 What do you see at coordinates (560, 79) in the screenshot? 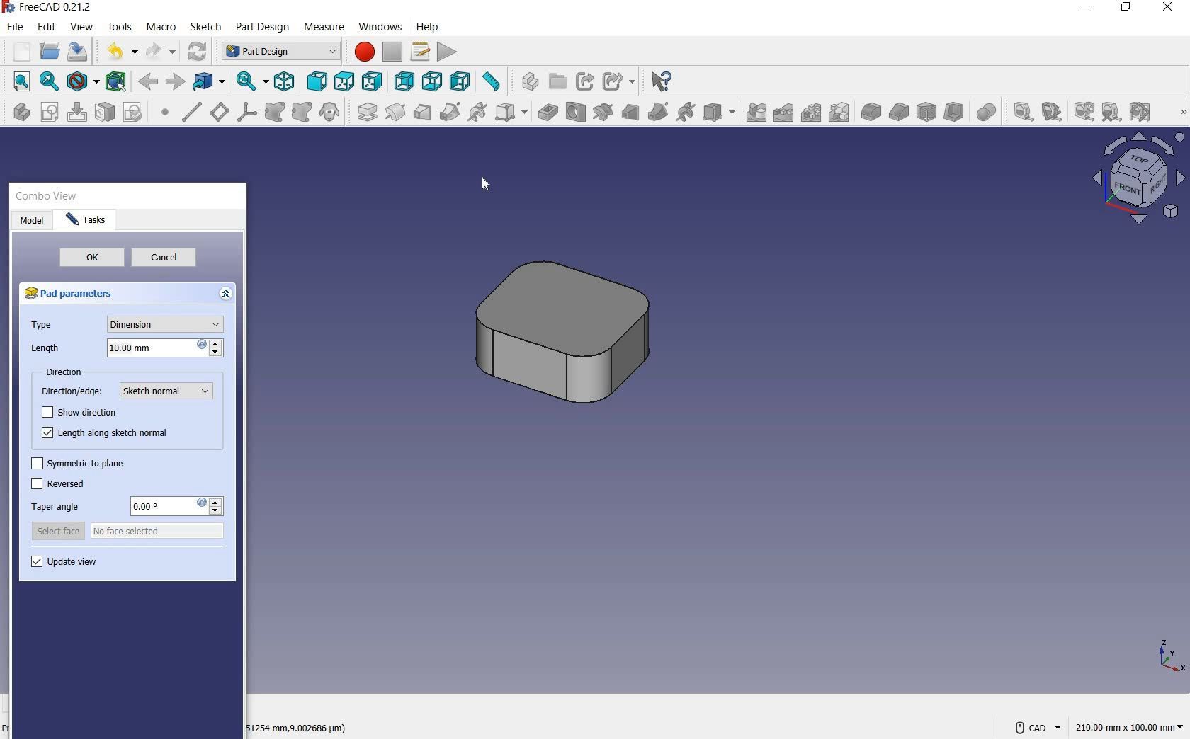
I see `Open` at bounding box center [560, 79].